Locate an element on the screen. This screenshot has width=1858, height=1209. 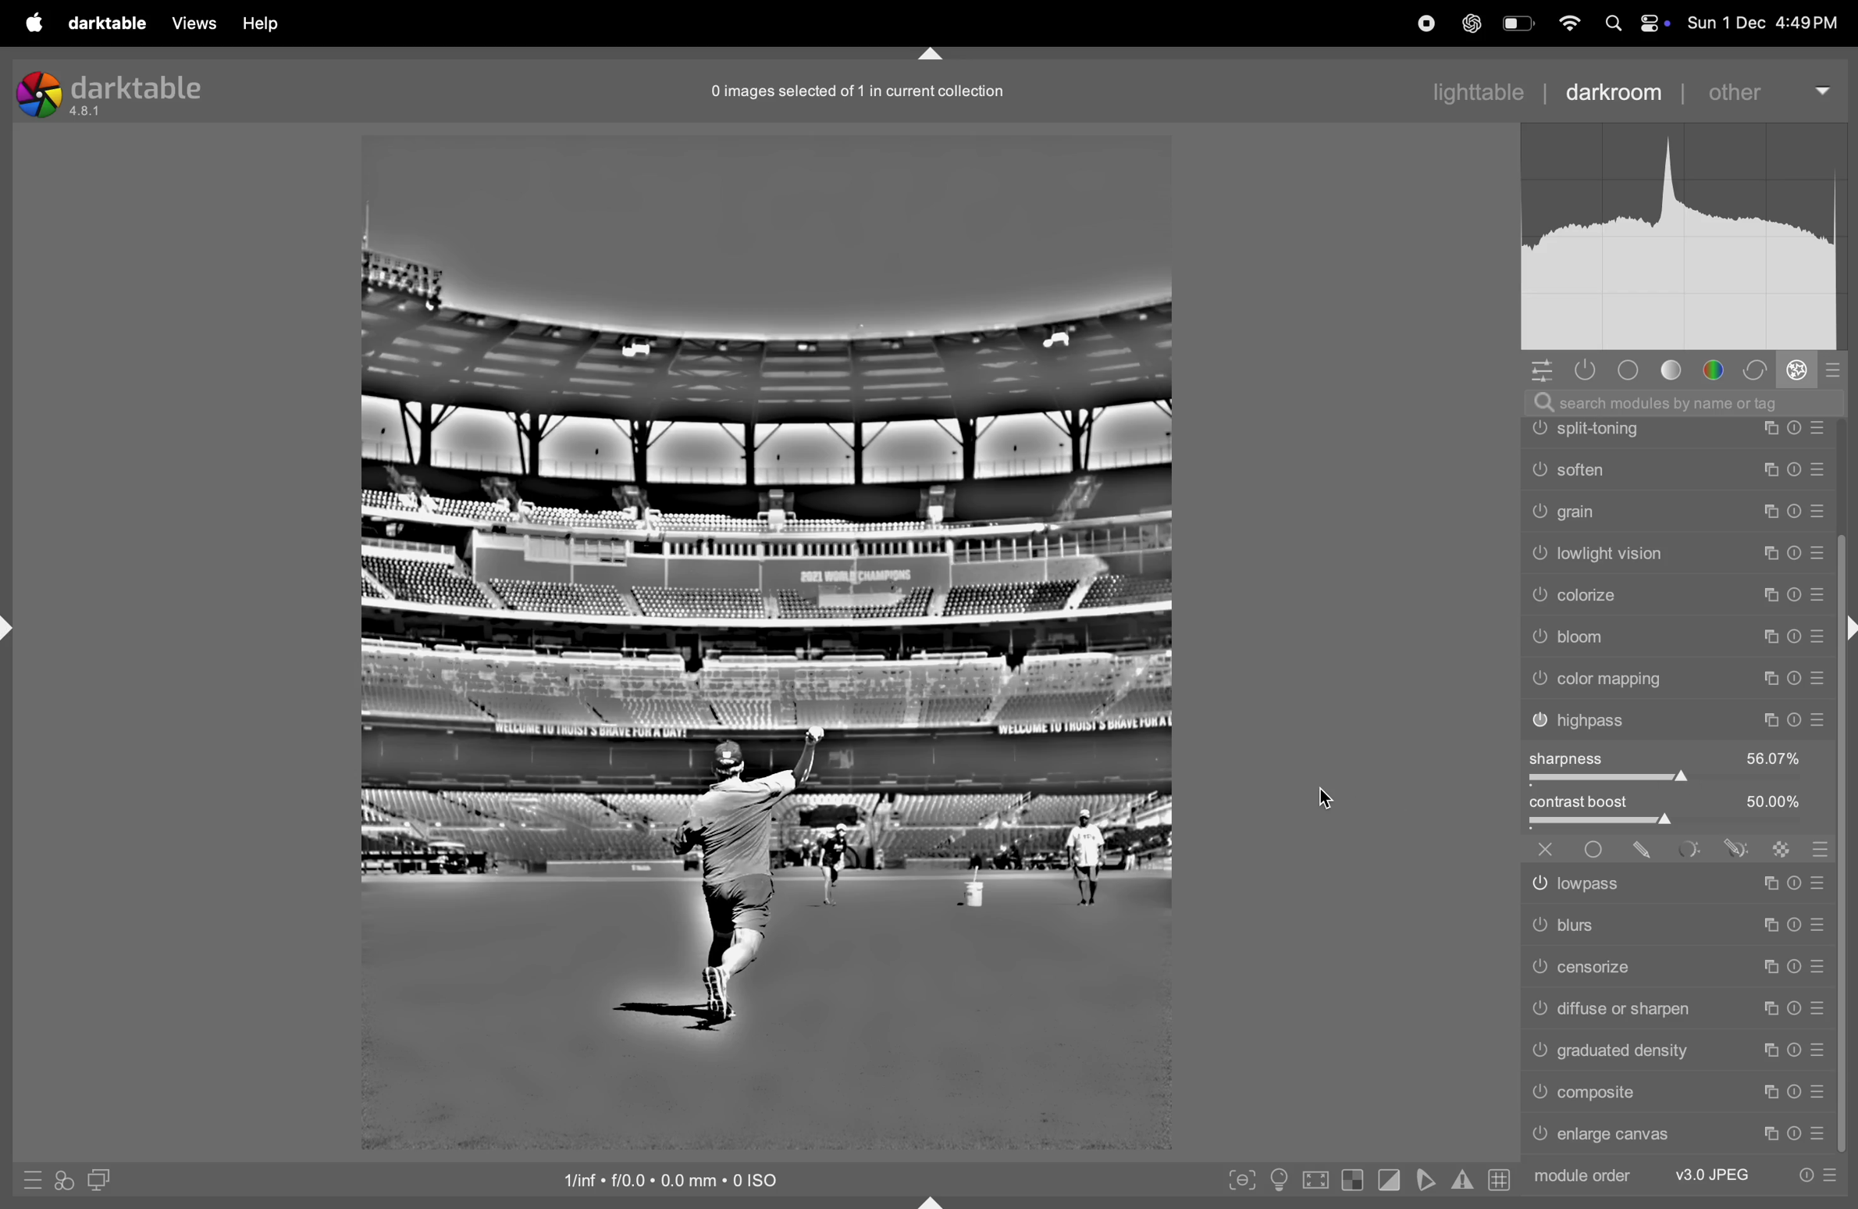
presets is located at coordinates (1831, 373).